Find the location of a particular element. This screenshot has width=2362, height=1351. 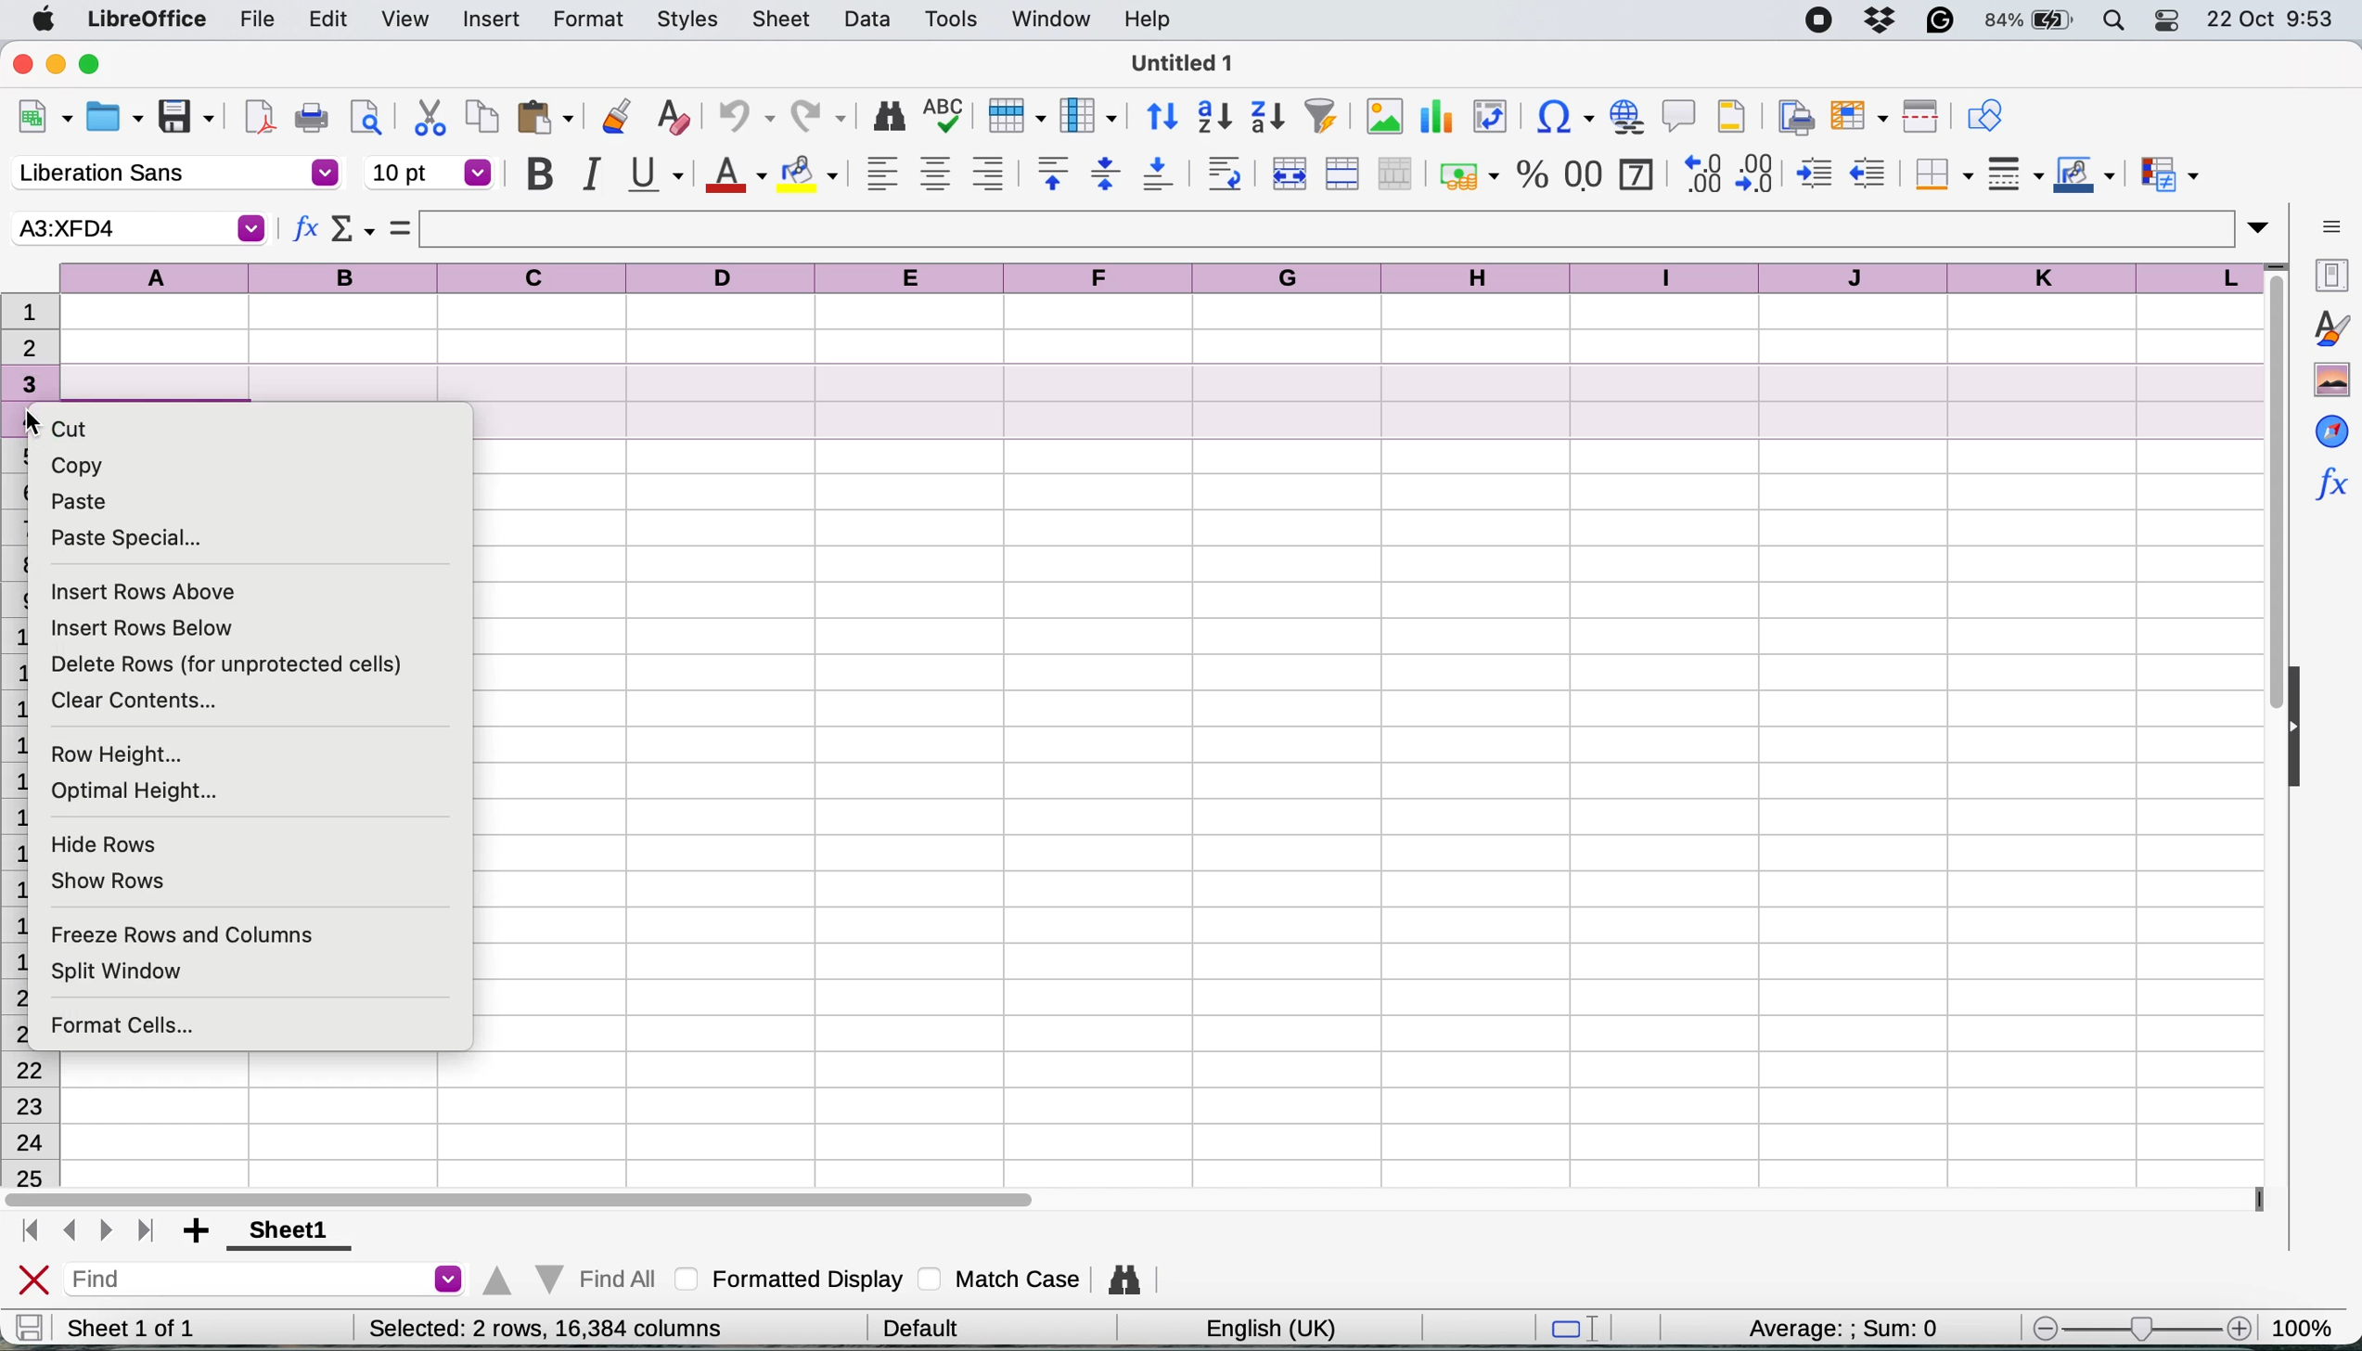

file is located at coordinates (257, 21).